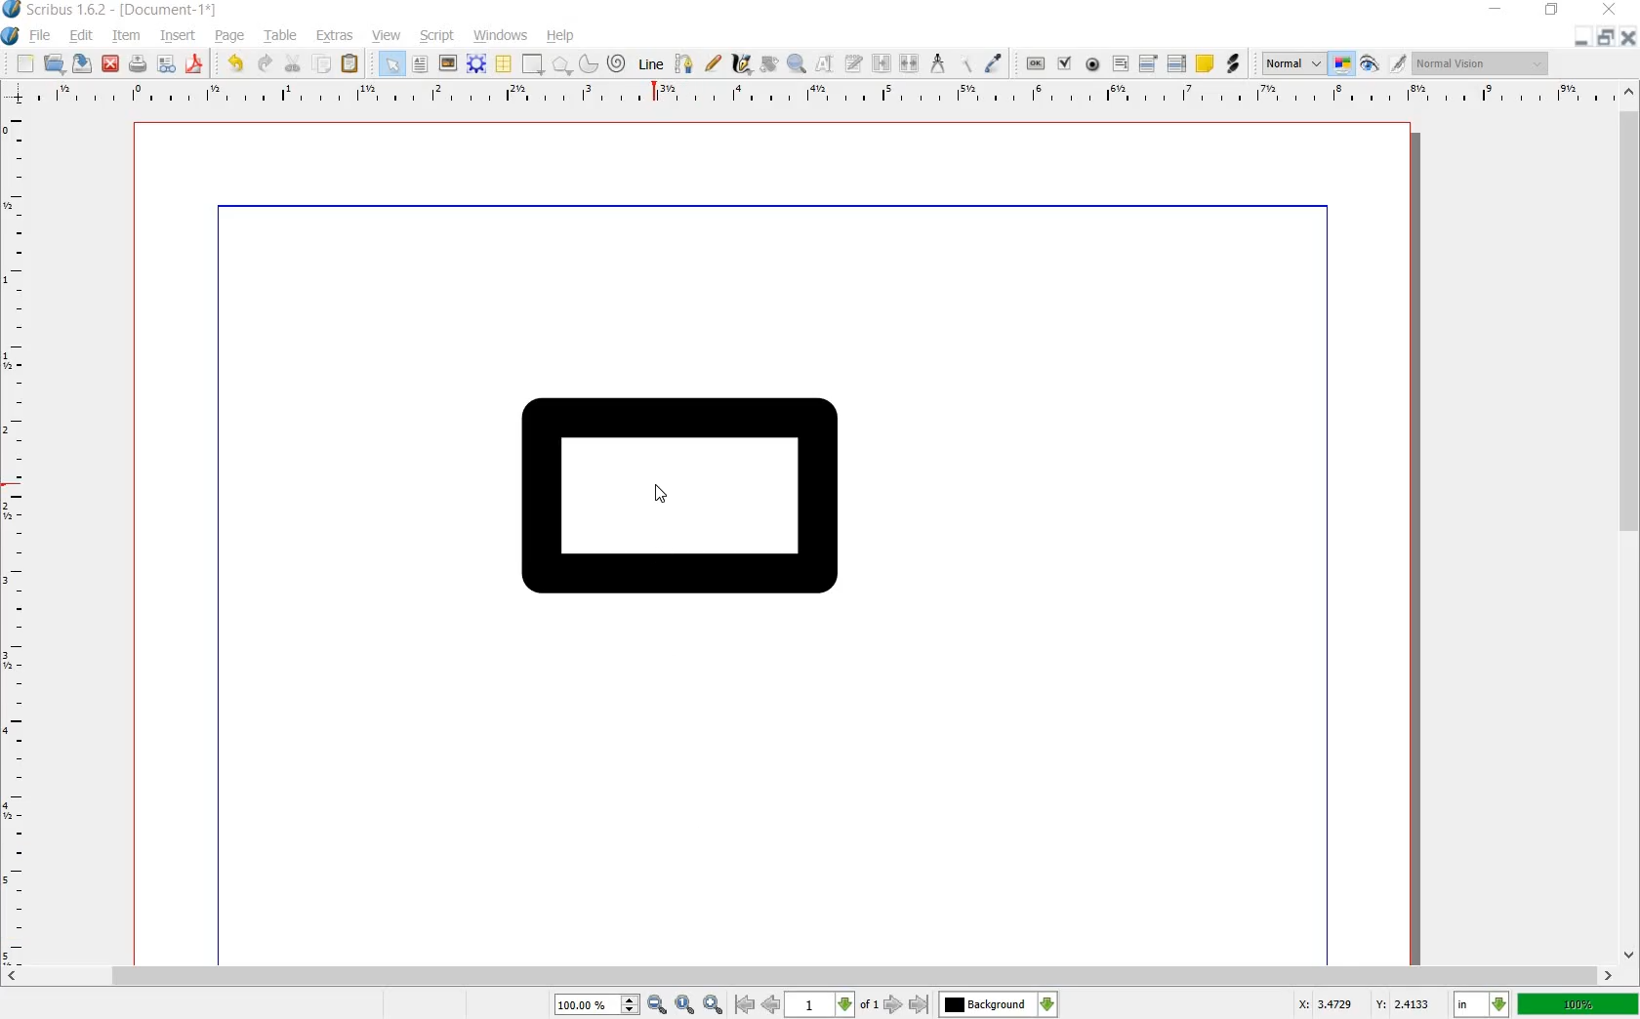 The height and width of the screenshot is (1019, 1640). I want to click on open, so click(54, 64).